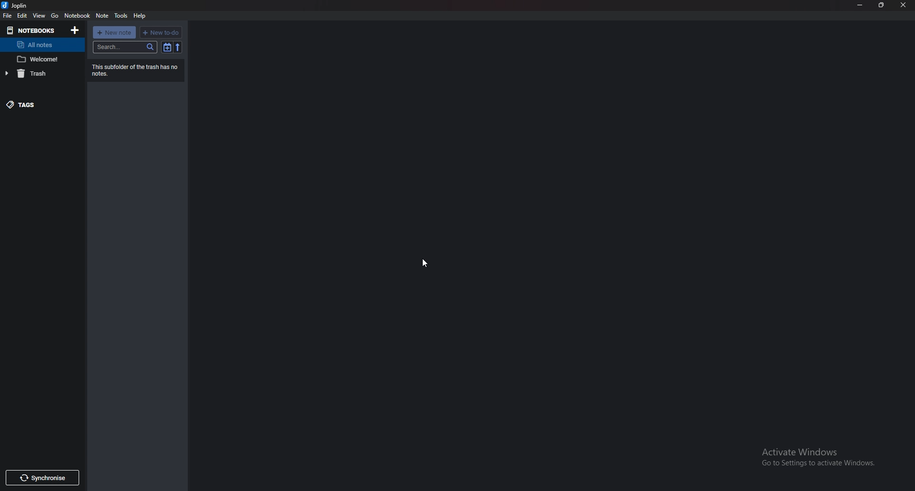  I want to click on close, so click(902, 5).